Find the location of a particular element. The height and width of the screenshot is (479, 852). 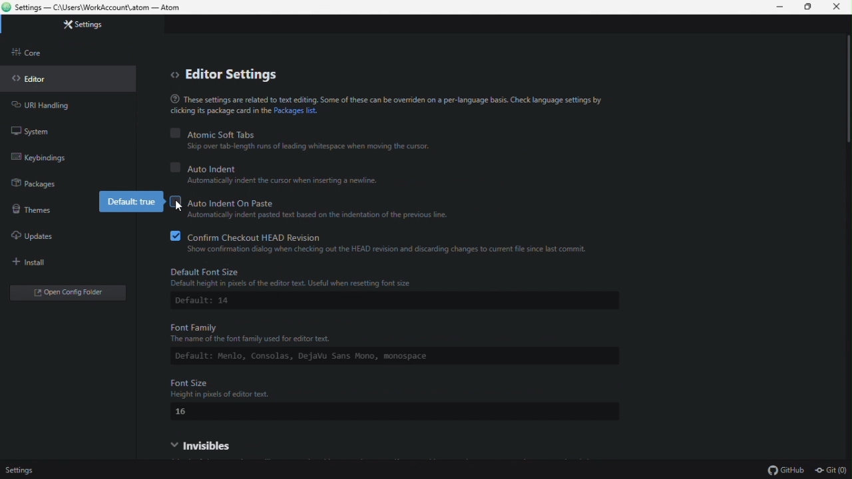

Close is located at coordinates (837, 7).